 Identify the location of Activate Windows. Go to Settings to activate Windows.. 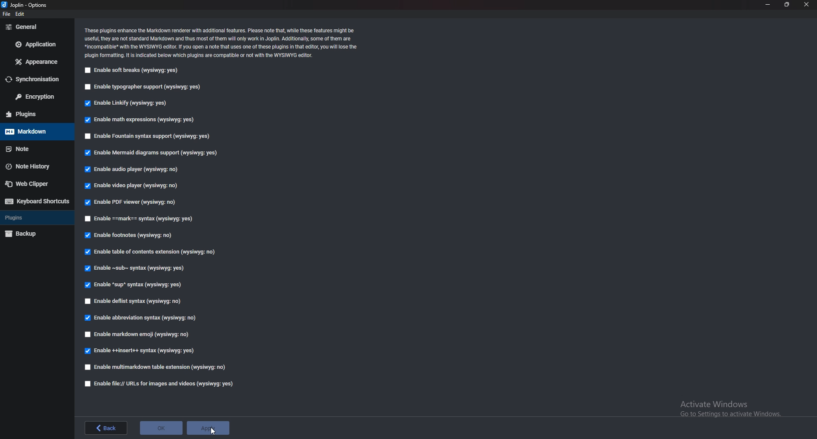
(725, 406).